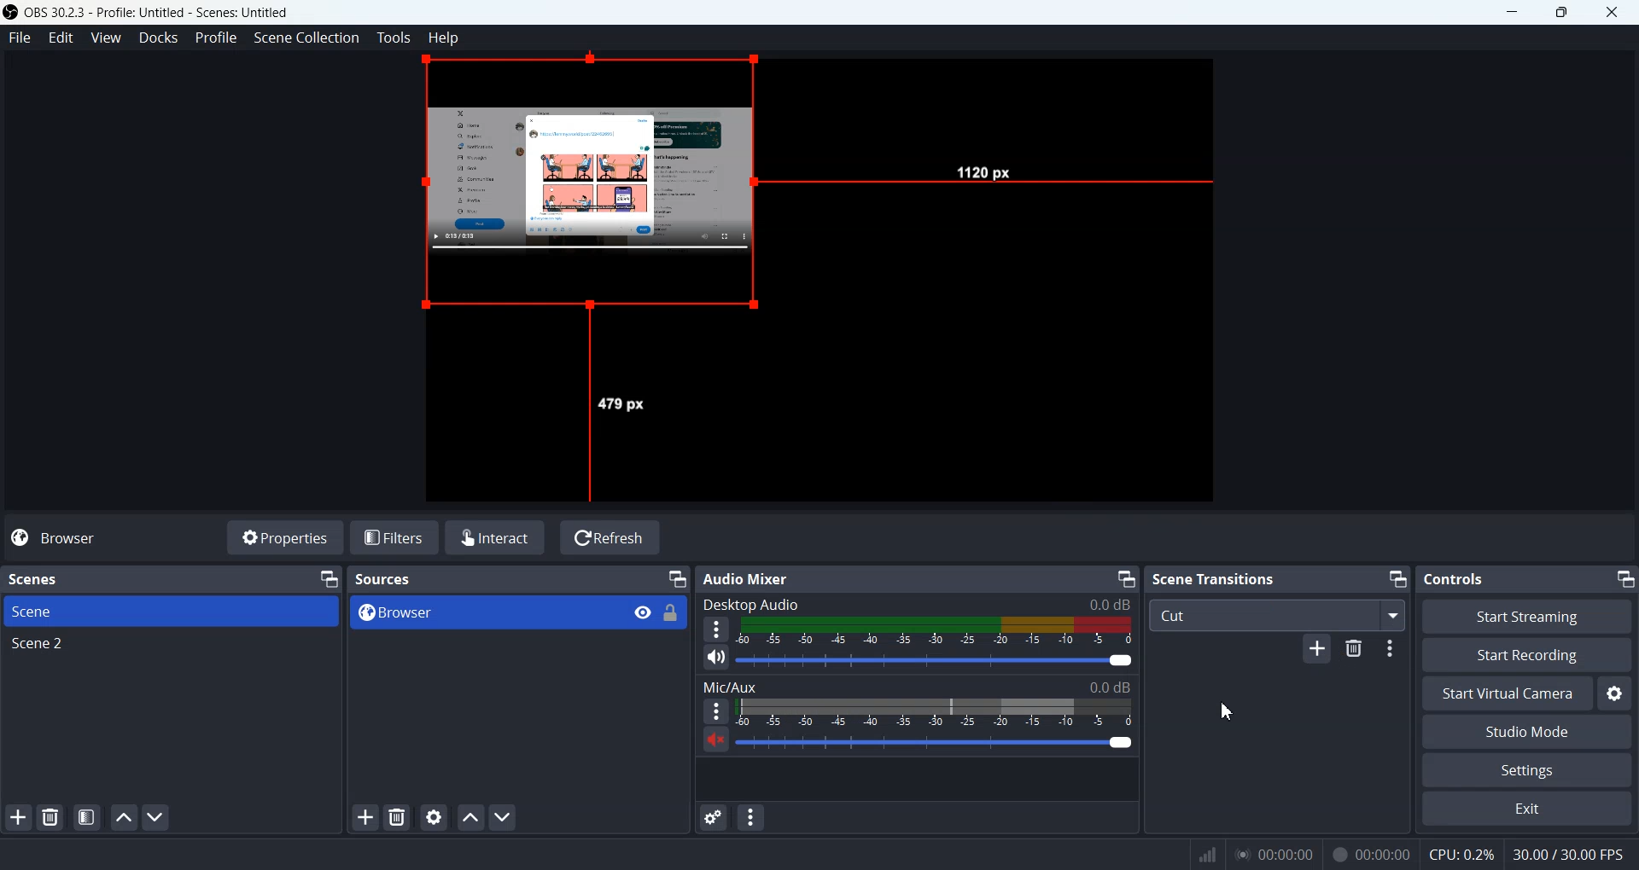  Describe the element at coordinates (495, 537) in the screenshot. I see `Interact` at that location.